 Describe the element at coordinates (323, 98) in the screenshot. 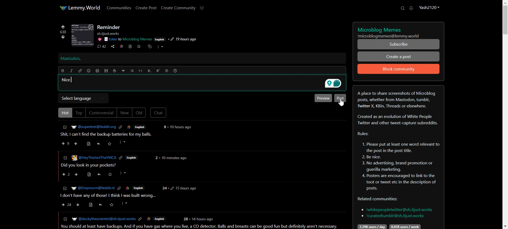

I see `Preview` at that location.